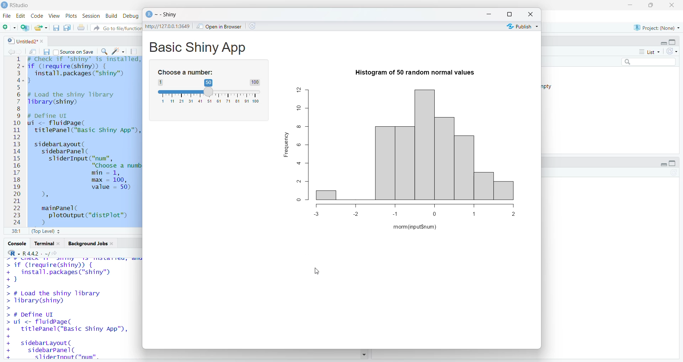  What do you see at coordinates (169, 26) in the screenshot?
I see `http://127.0.0.1:3649 ` at bounding box center [169, 26].